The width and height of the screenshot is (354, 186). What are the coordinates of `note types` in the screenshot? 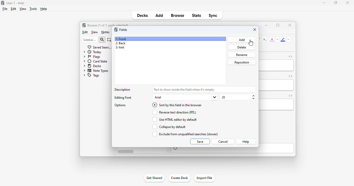 It's located at (96, 70).